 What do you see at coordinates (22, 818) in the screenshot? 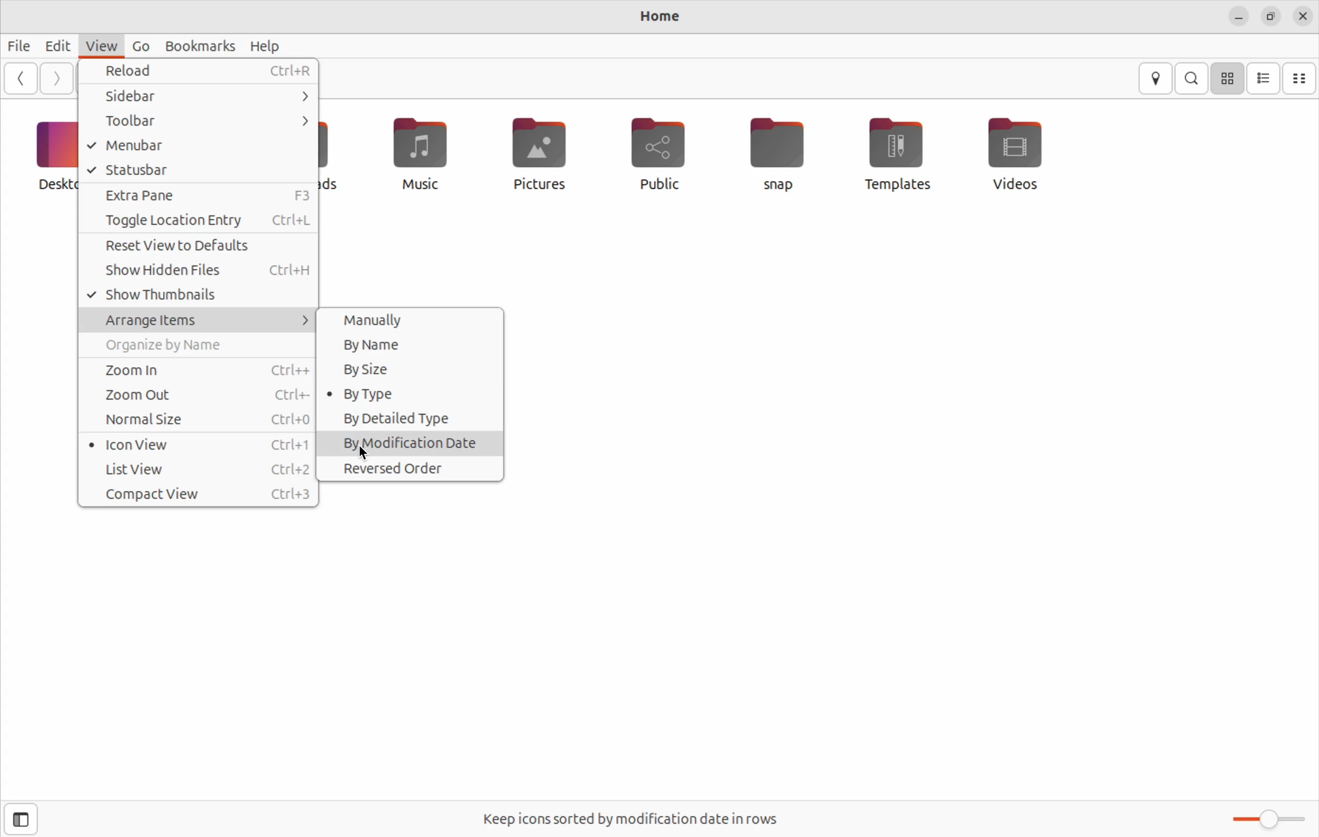
I see `opens side bar` at bounding box center [22, 818].